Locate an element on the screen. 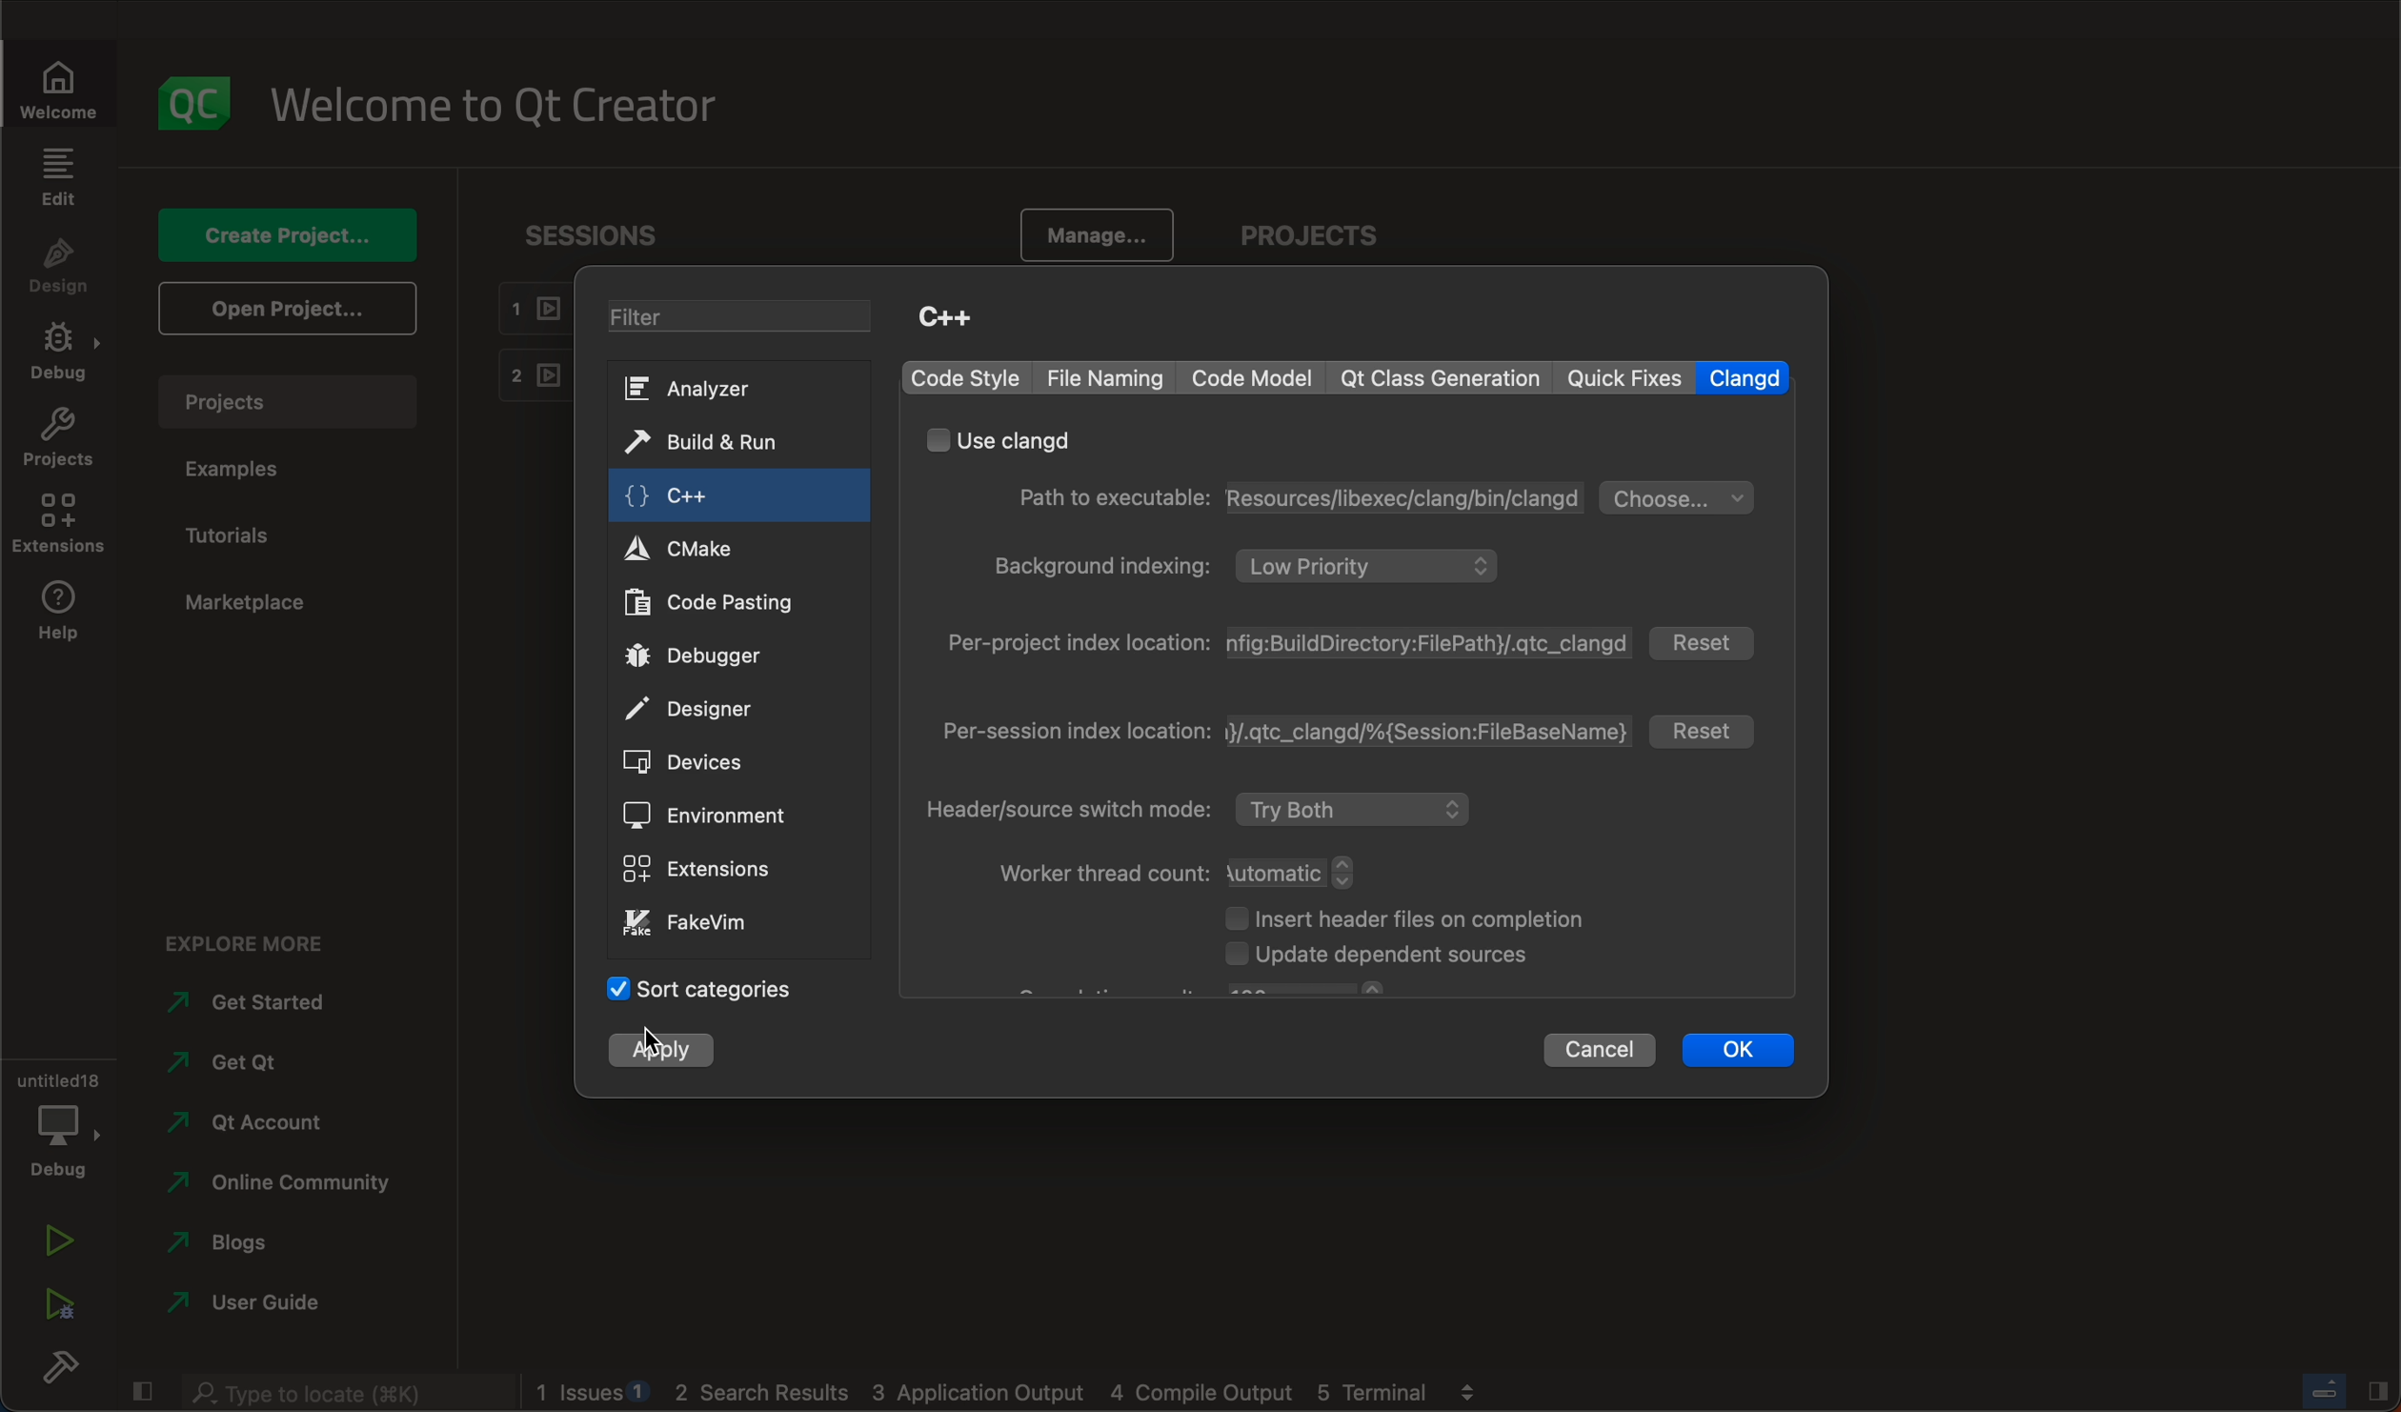 This screenshot has width=2401, height=1412. clangd is located at coordinates (1744, 378).